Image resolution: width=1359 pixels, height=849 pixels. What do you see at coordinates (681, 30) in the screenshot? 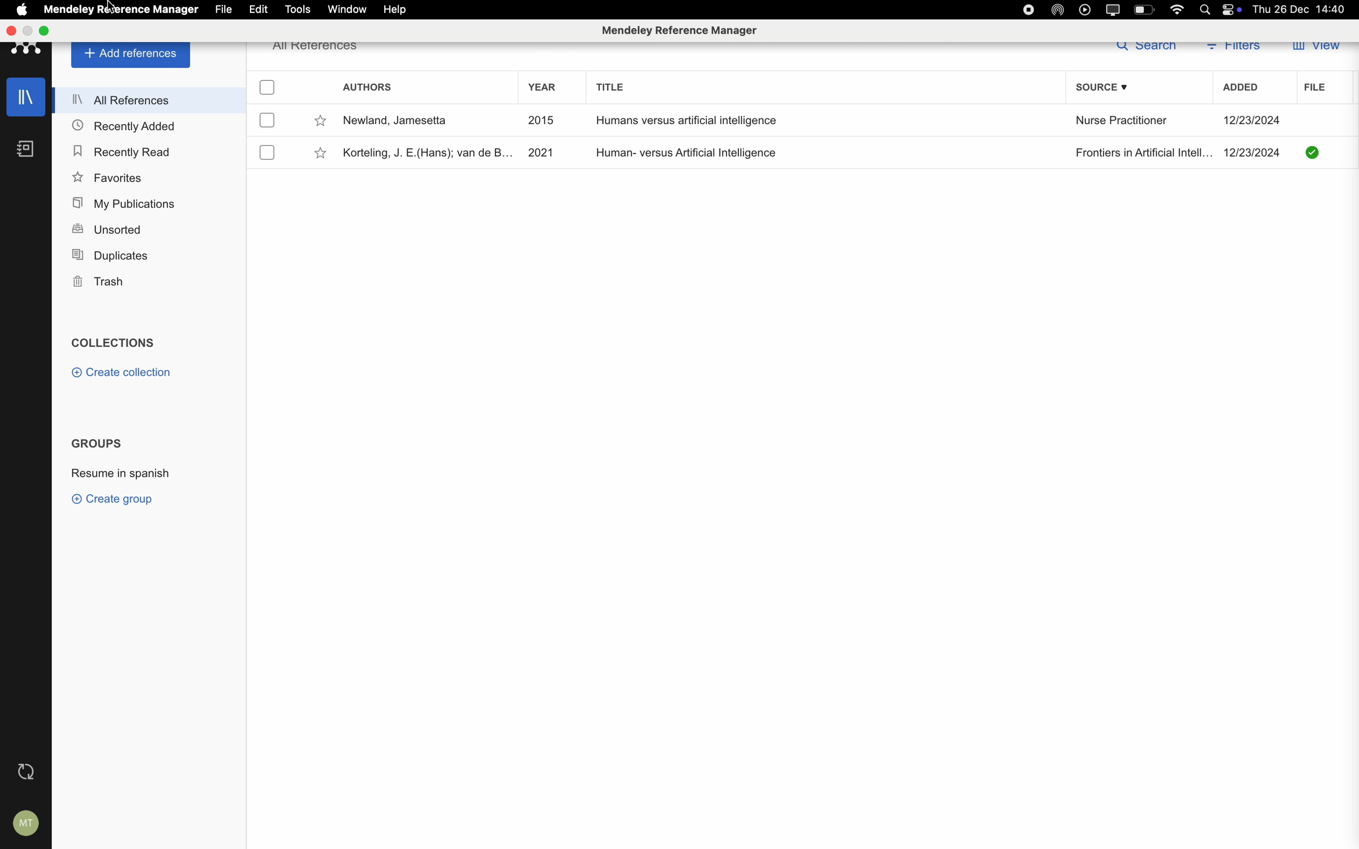
I see `Mendeley Manager` at bounding box center [681, 30].